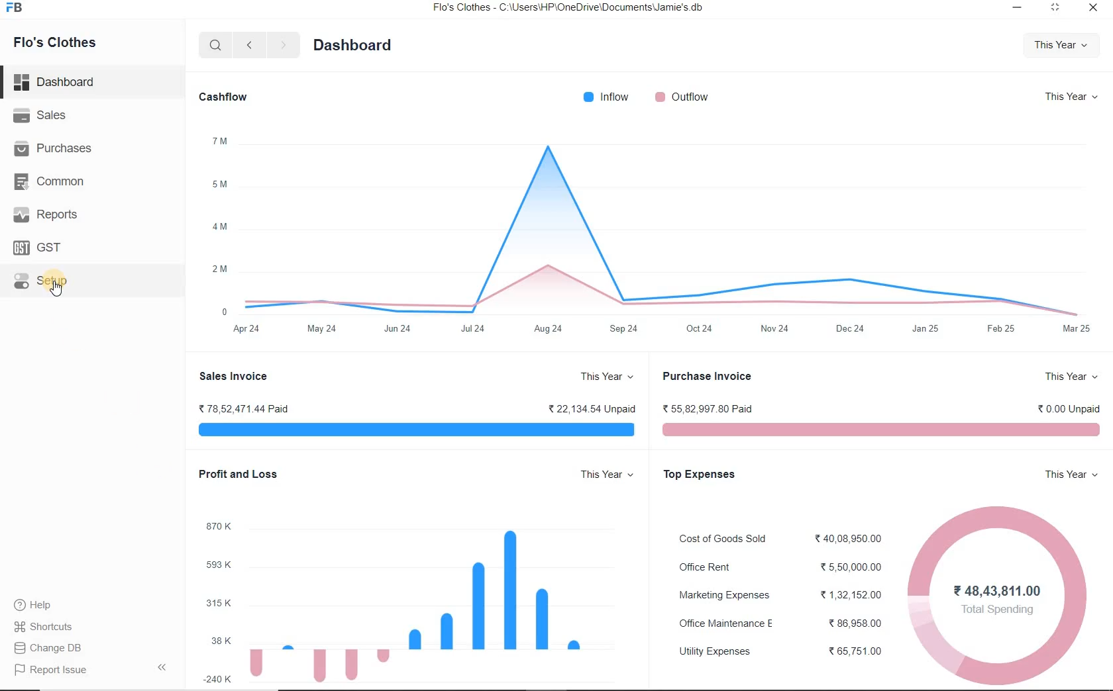 Image resolution: width=1113 pixels, height=691 pixels. I want to click on Feb 25, so click(1000, 329).